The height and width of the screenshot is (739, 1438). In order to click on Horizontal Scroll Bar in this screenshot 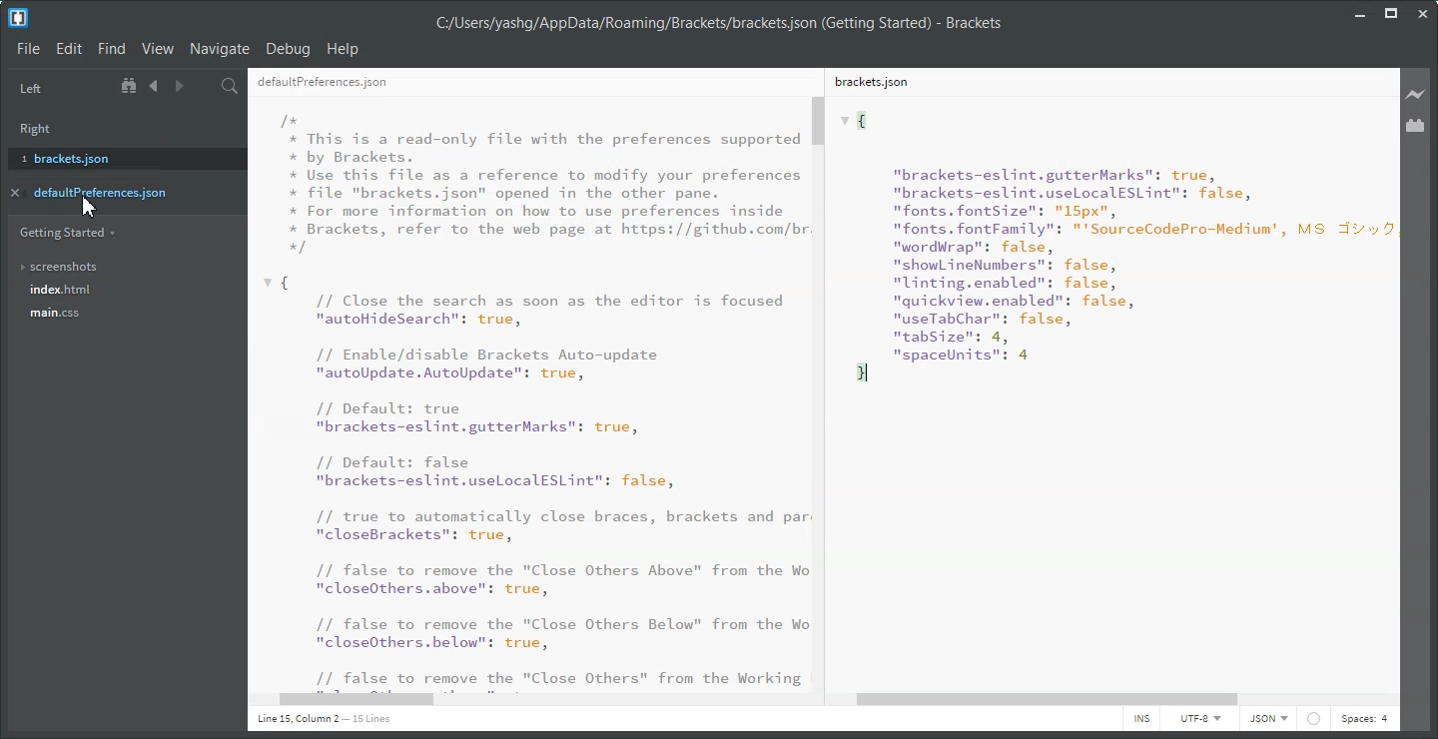, I will do `click(525, 700)`.